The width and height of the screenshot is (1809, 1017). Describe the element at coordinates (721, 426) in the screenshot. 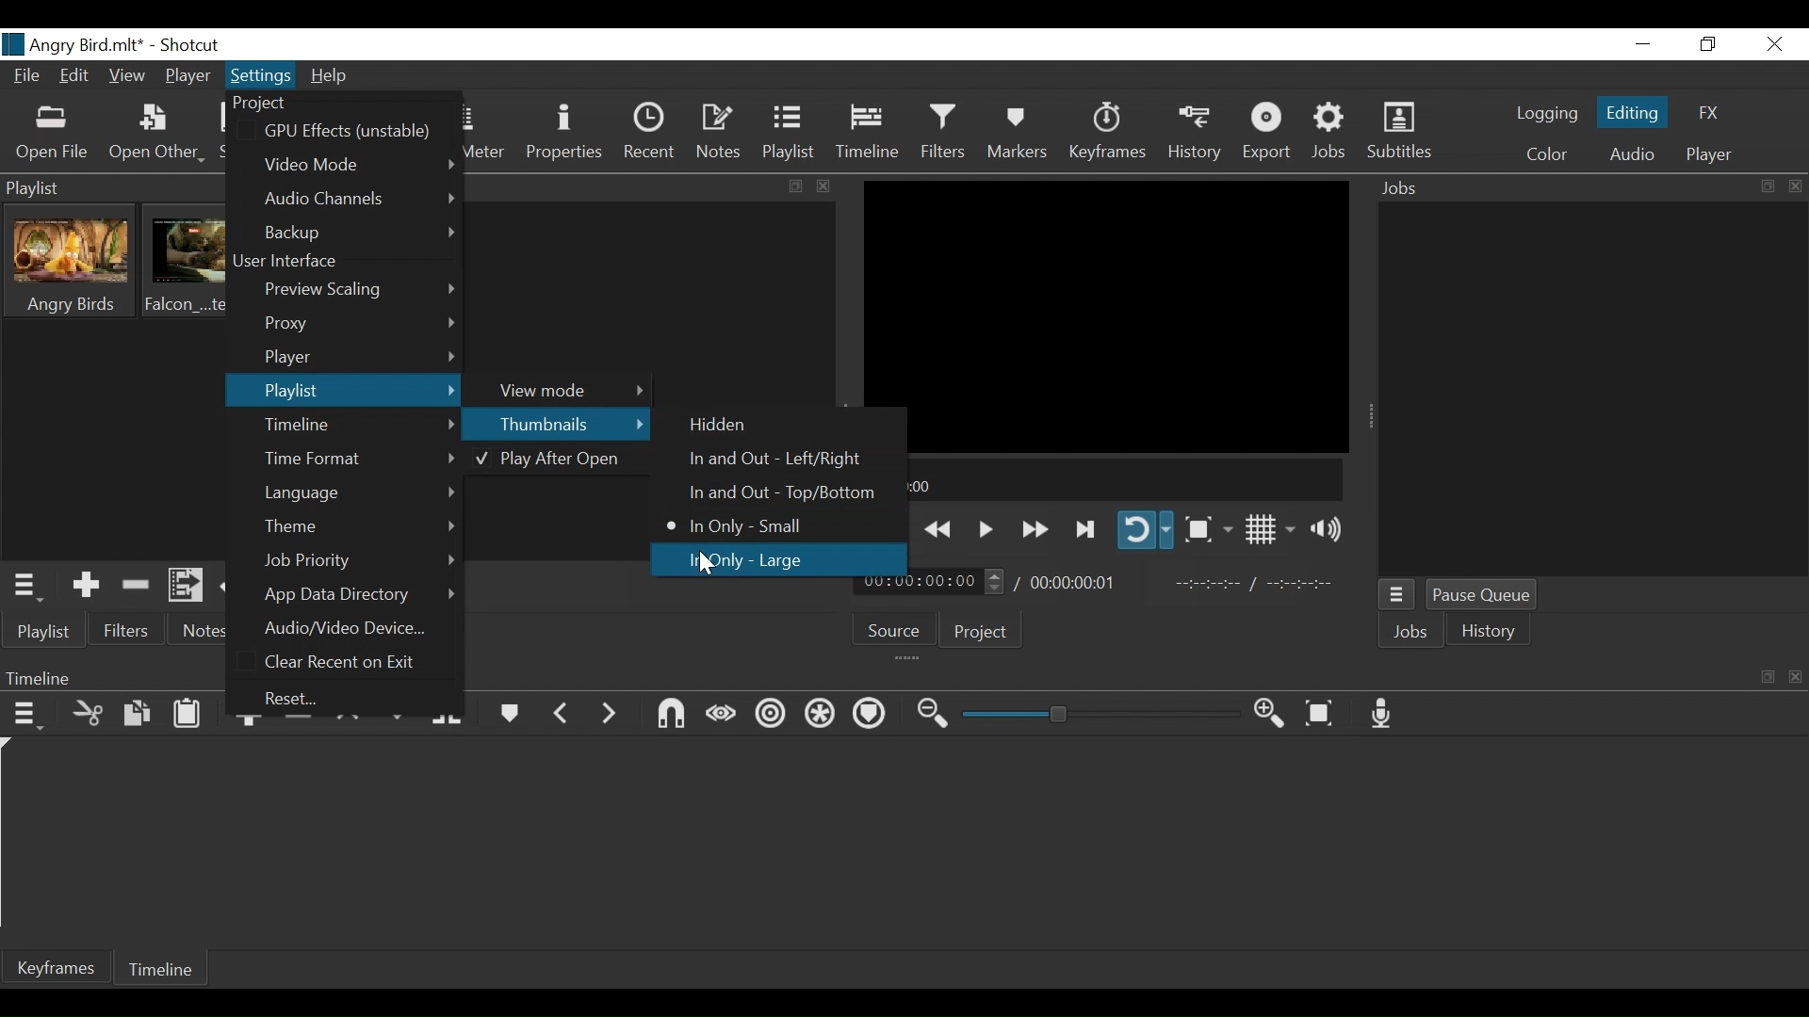

I see `Hidden` at that location.